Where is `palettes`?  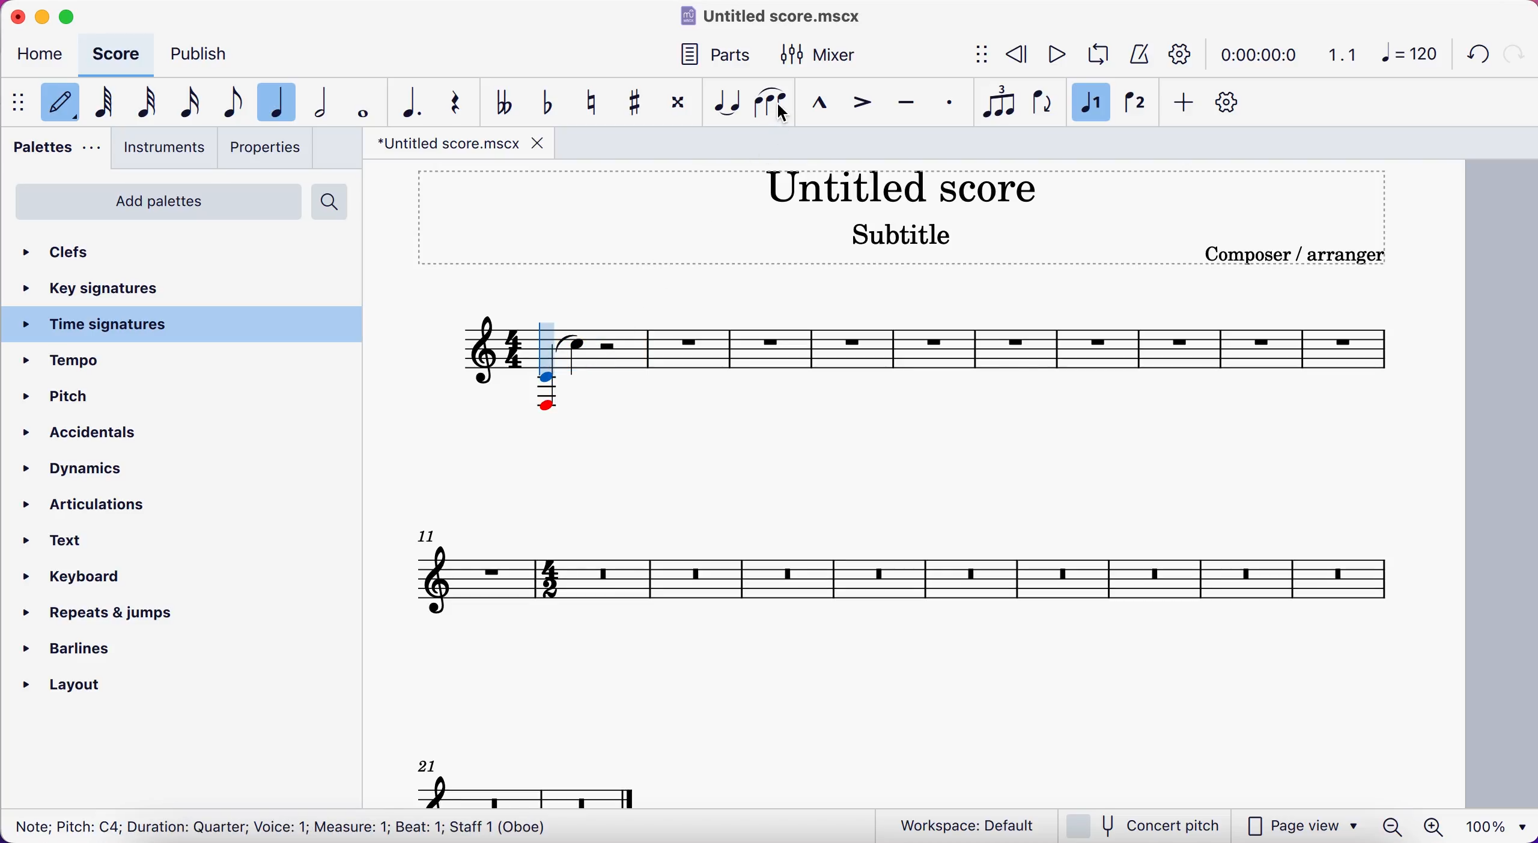 palettes is located at coordinates (58, 153).